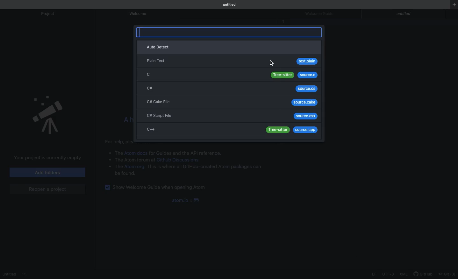  Describe the element at coordinates (229, 47) in the screenshot. I see `Auto detect` at that location.